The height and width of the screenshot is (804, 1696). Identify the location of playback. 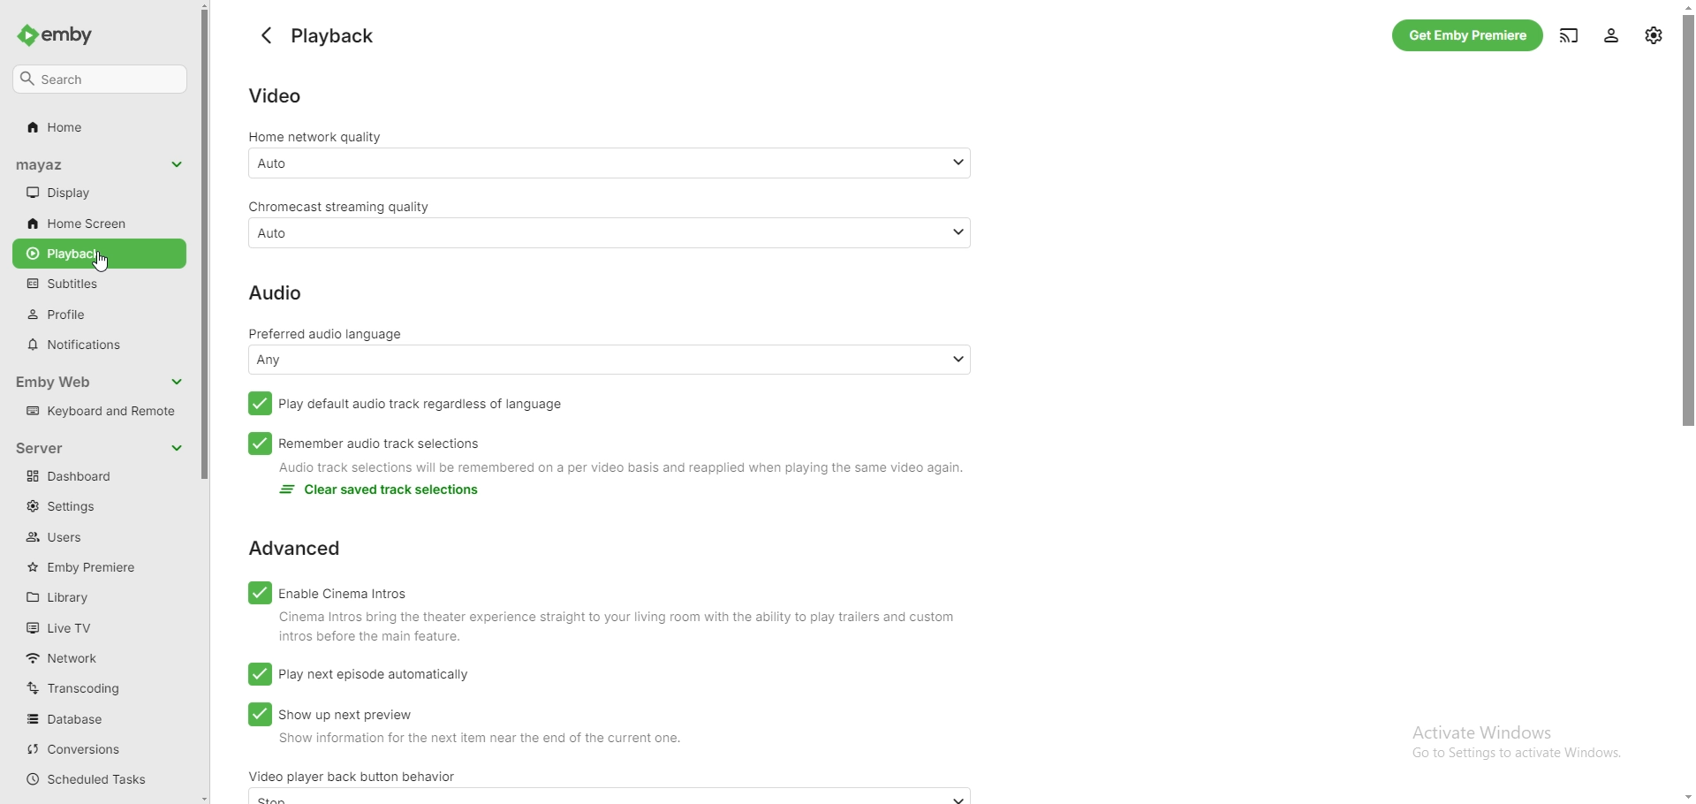
(99, 254).